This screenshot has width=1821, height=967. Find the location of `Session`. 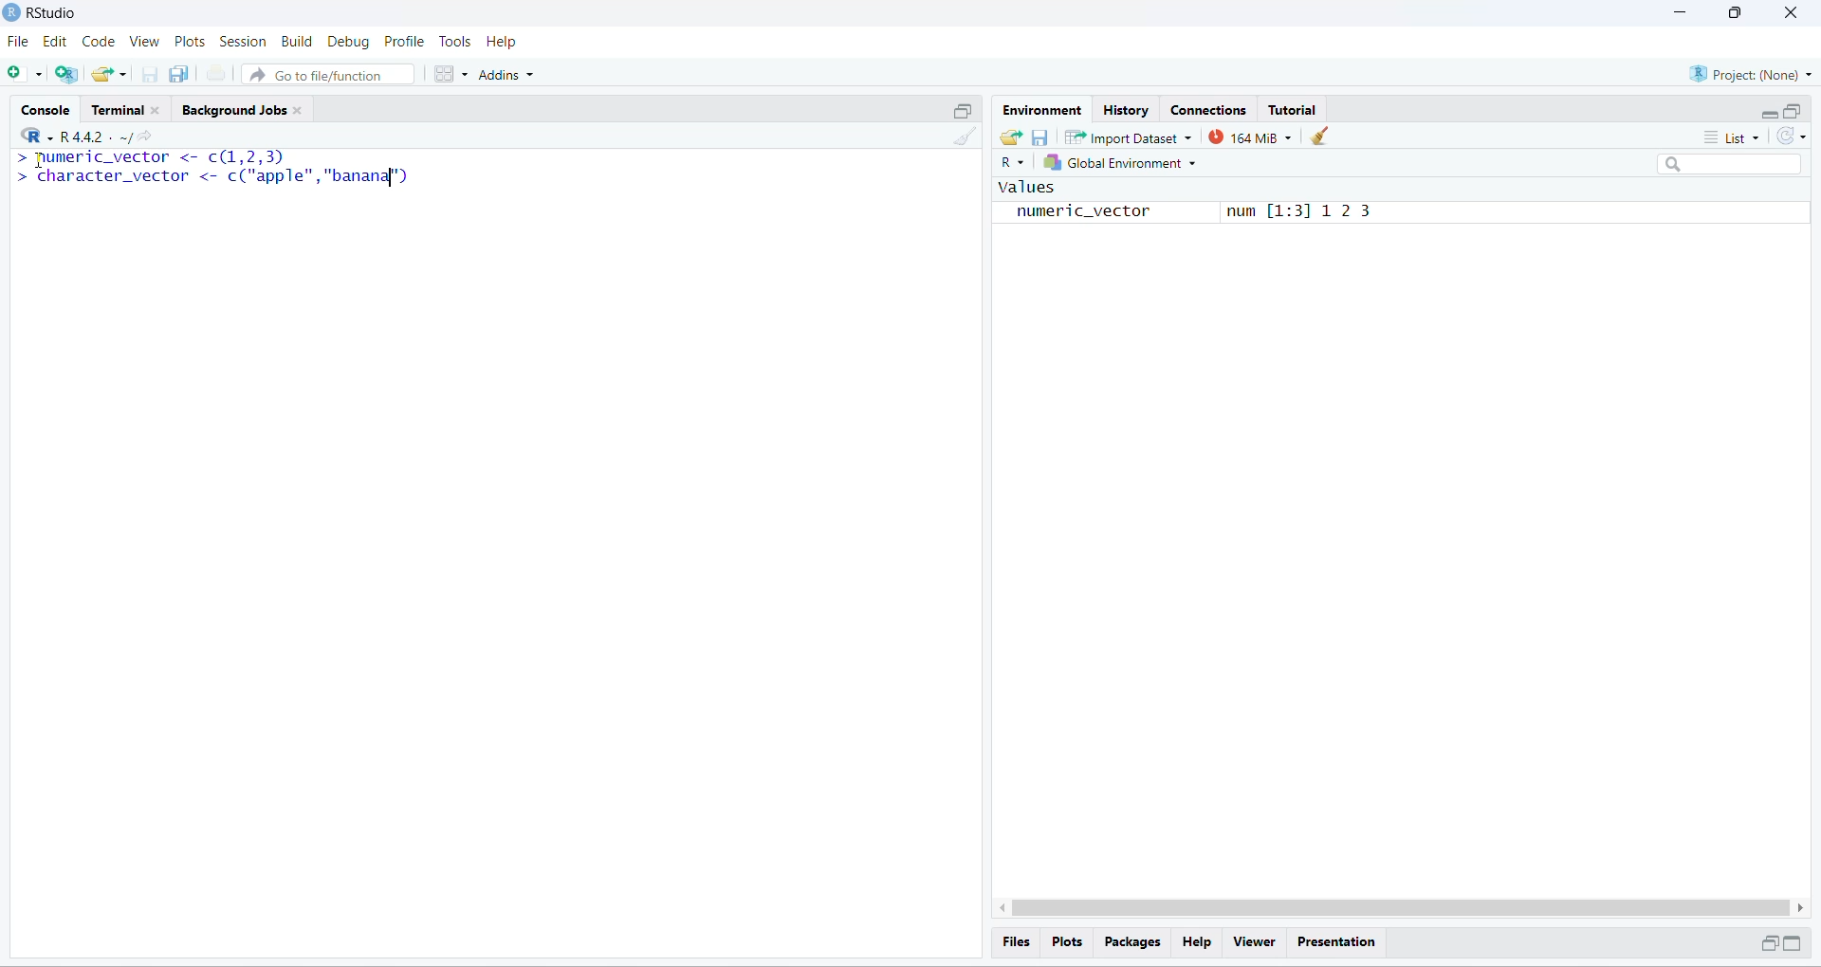

Session is located at coordinates (244, 42).